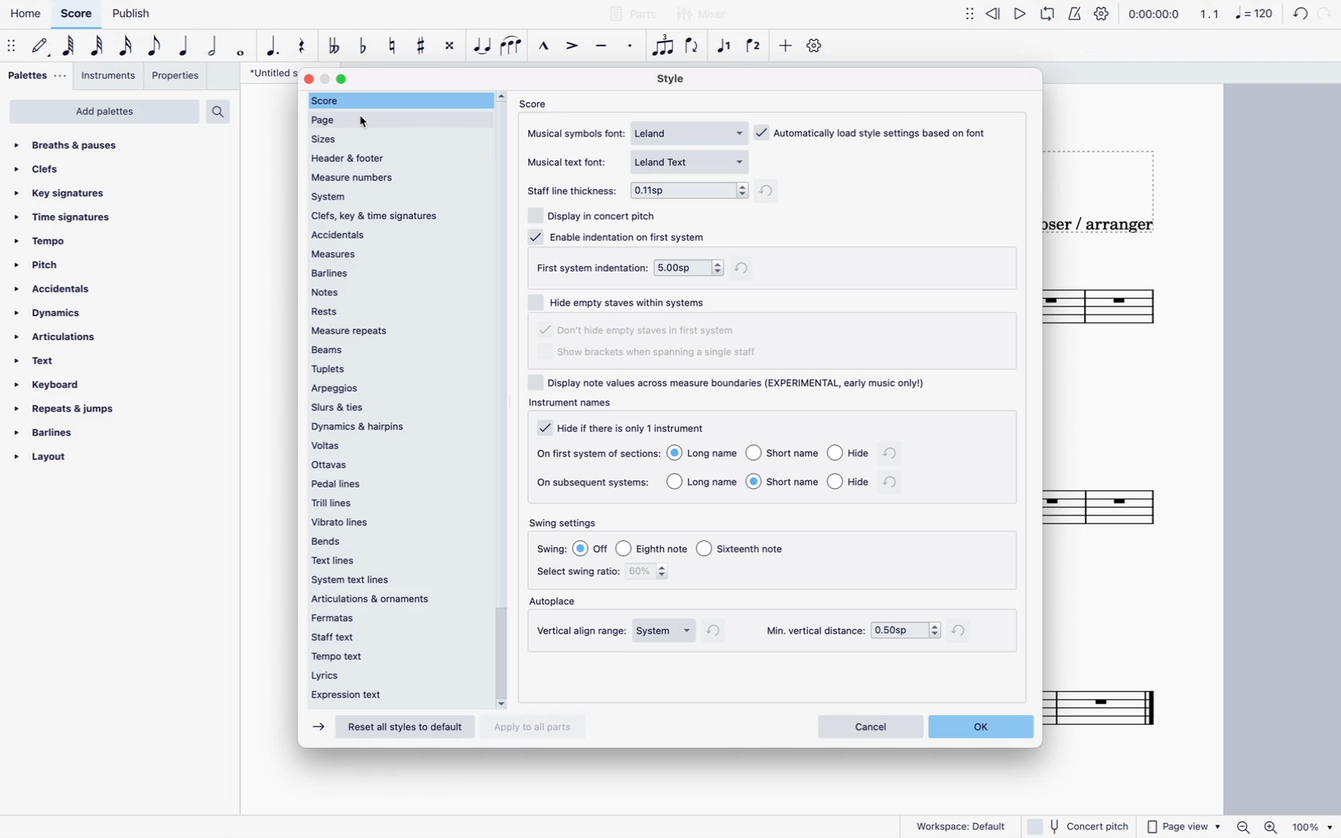  What do you see at coordinates (651, 355) in the screenshot?
I see `show` at bounding box center [651, 355].